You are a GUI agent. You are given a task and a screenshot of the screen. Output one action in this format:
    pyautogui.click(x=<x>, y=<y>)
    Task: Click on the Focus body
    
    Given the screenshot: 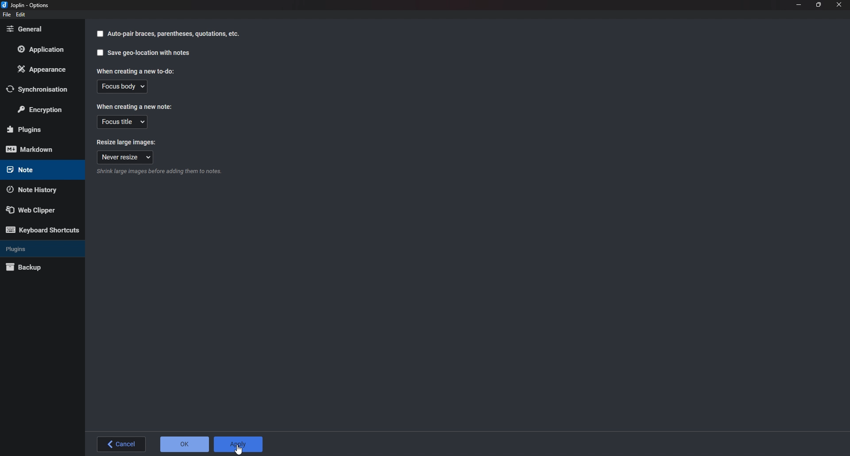 What is the action you would take?
    pyautogui.click(x=122, y=88)
    